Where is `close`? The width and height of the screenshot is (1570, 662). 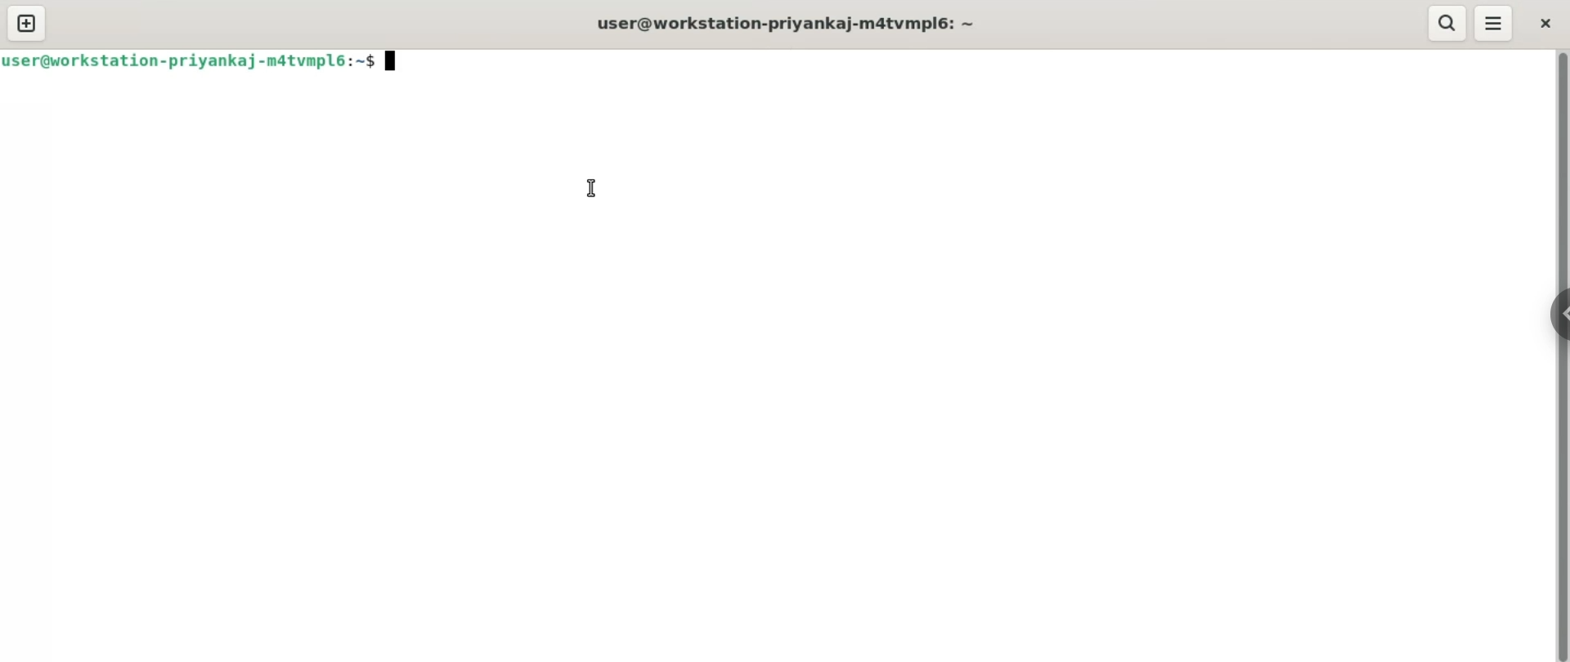 close is located at coordinates (1545, 24).